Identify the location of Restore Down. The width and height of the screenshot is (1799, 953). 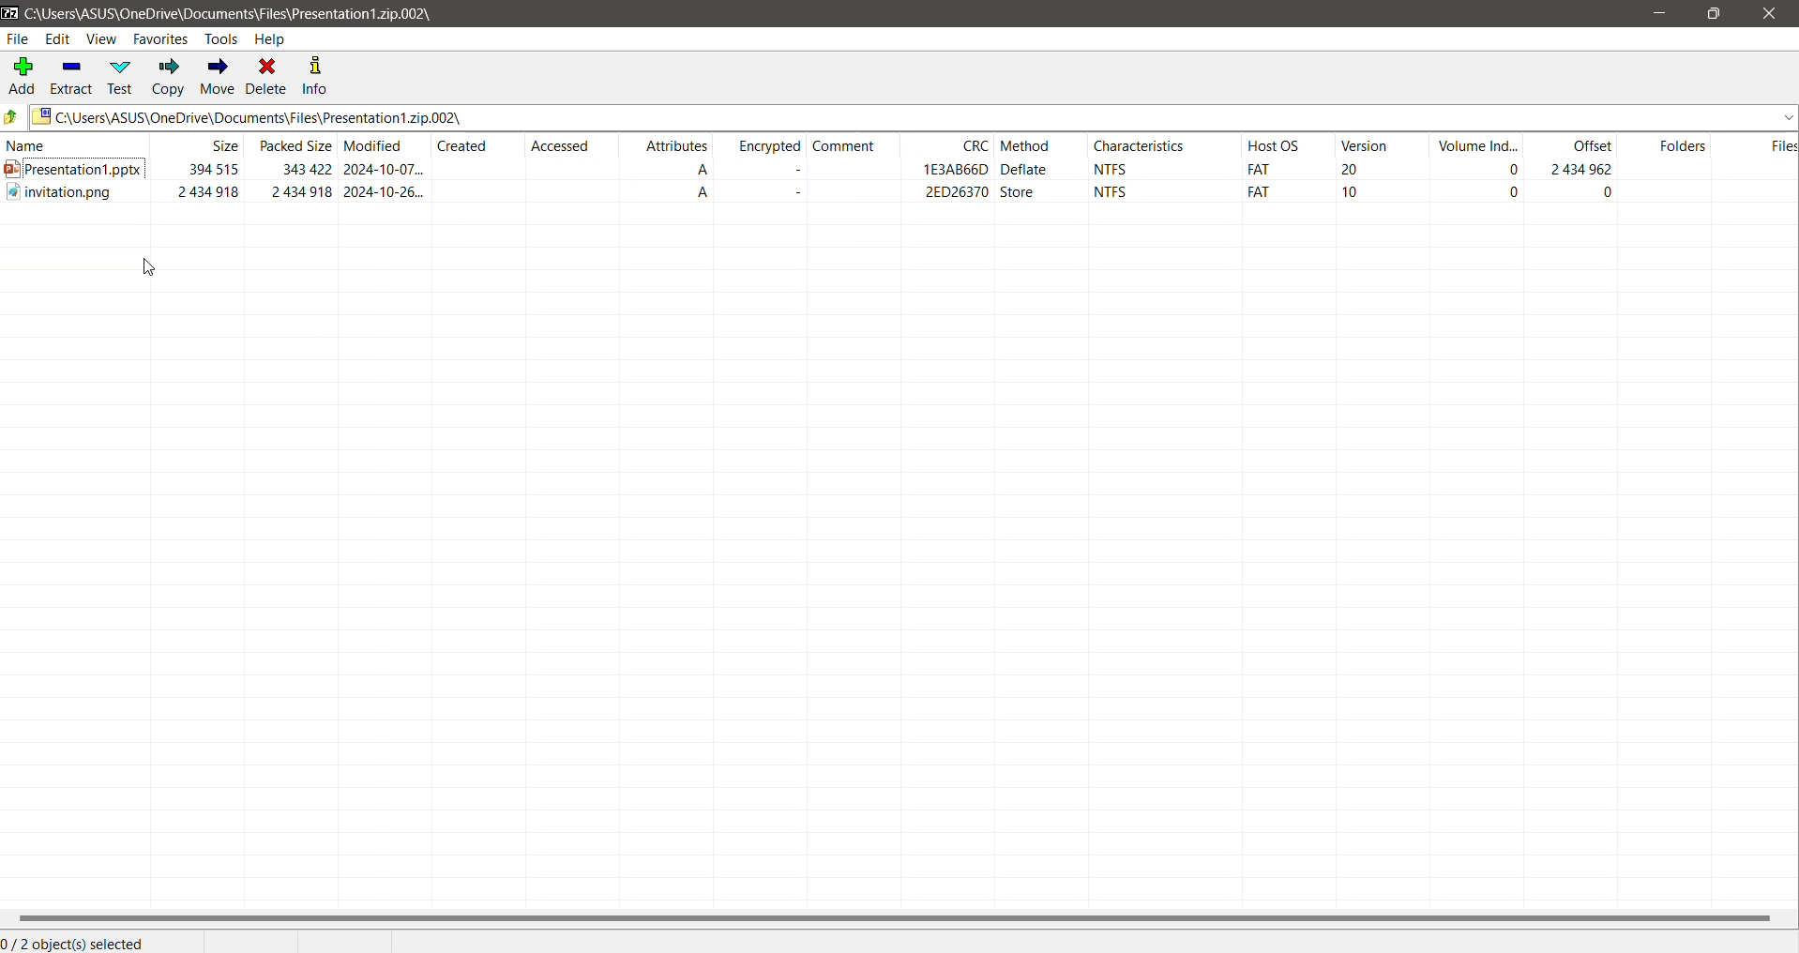
(1714, 13).